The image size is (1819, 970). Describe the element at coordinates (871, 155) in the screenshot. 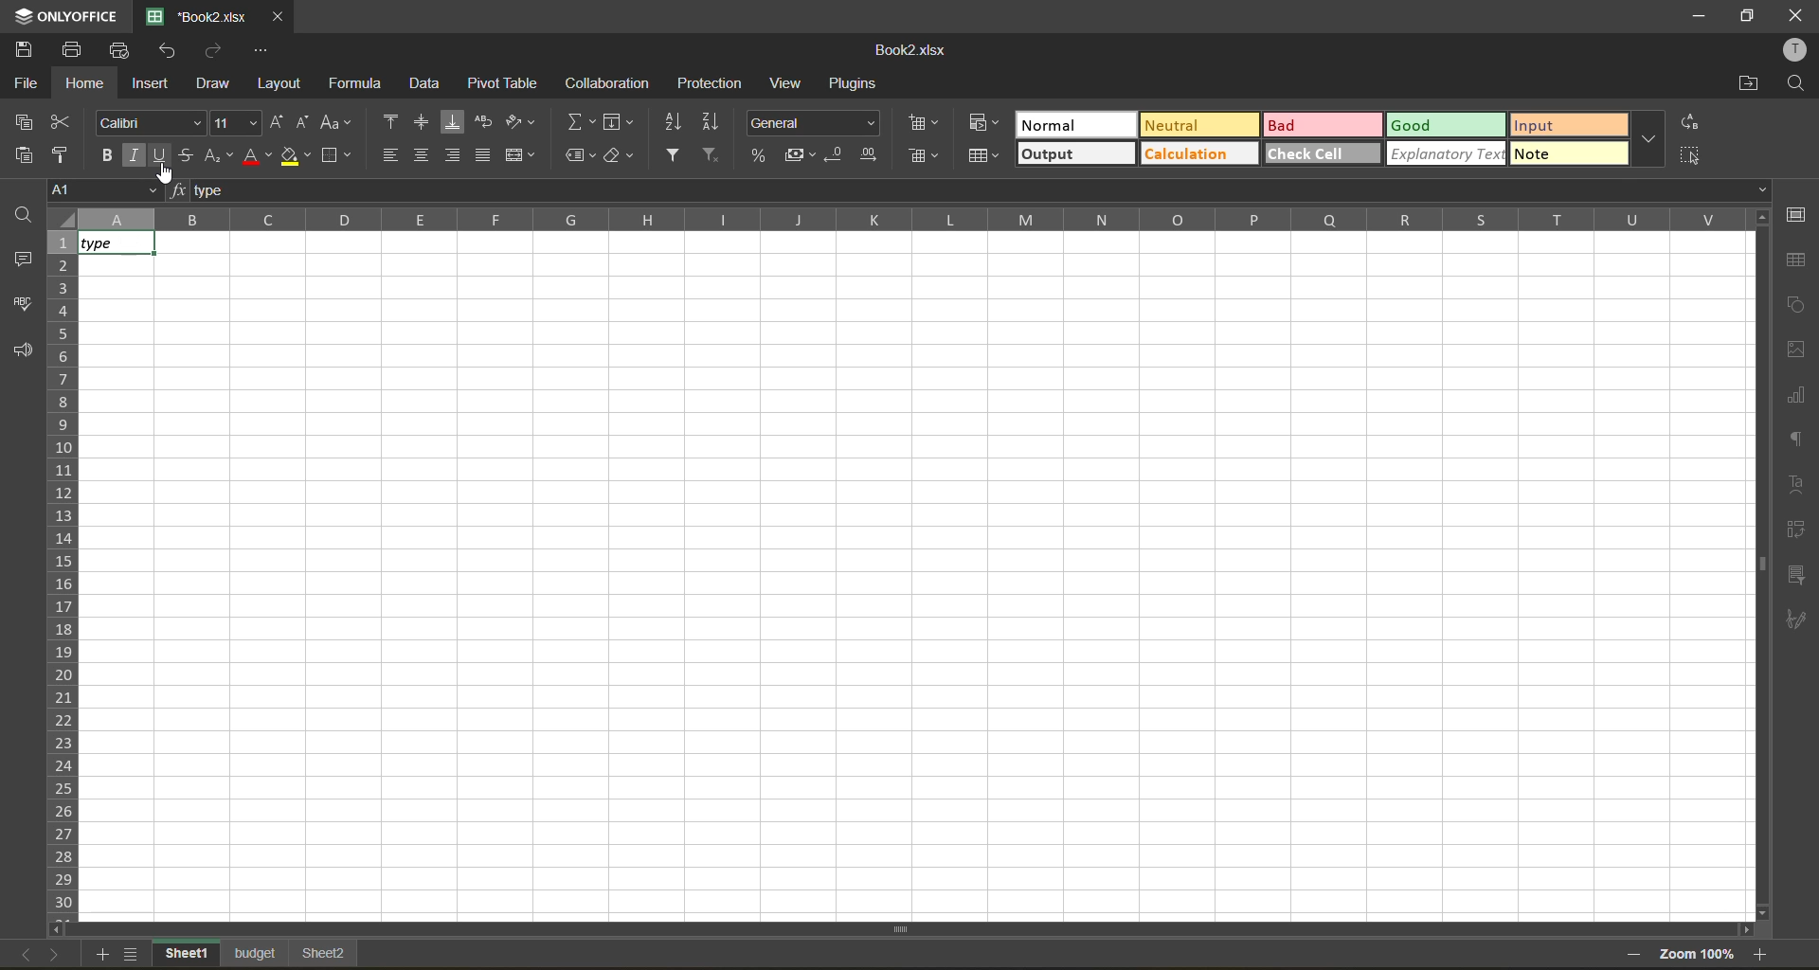

I see `increase decimal` at that location.